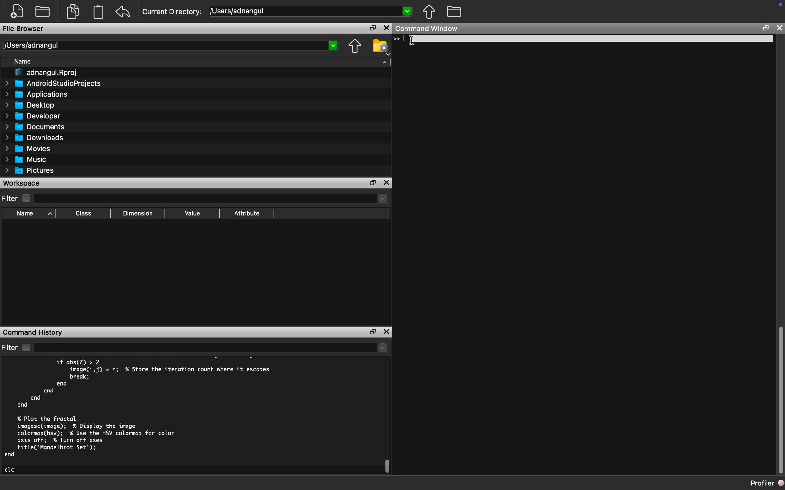 This screenshot has height=490, width=785. What do you see at coordinates (25, 347) in the screenshot?
I see `Checkbox` at bounding box center [25, 347].